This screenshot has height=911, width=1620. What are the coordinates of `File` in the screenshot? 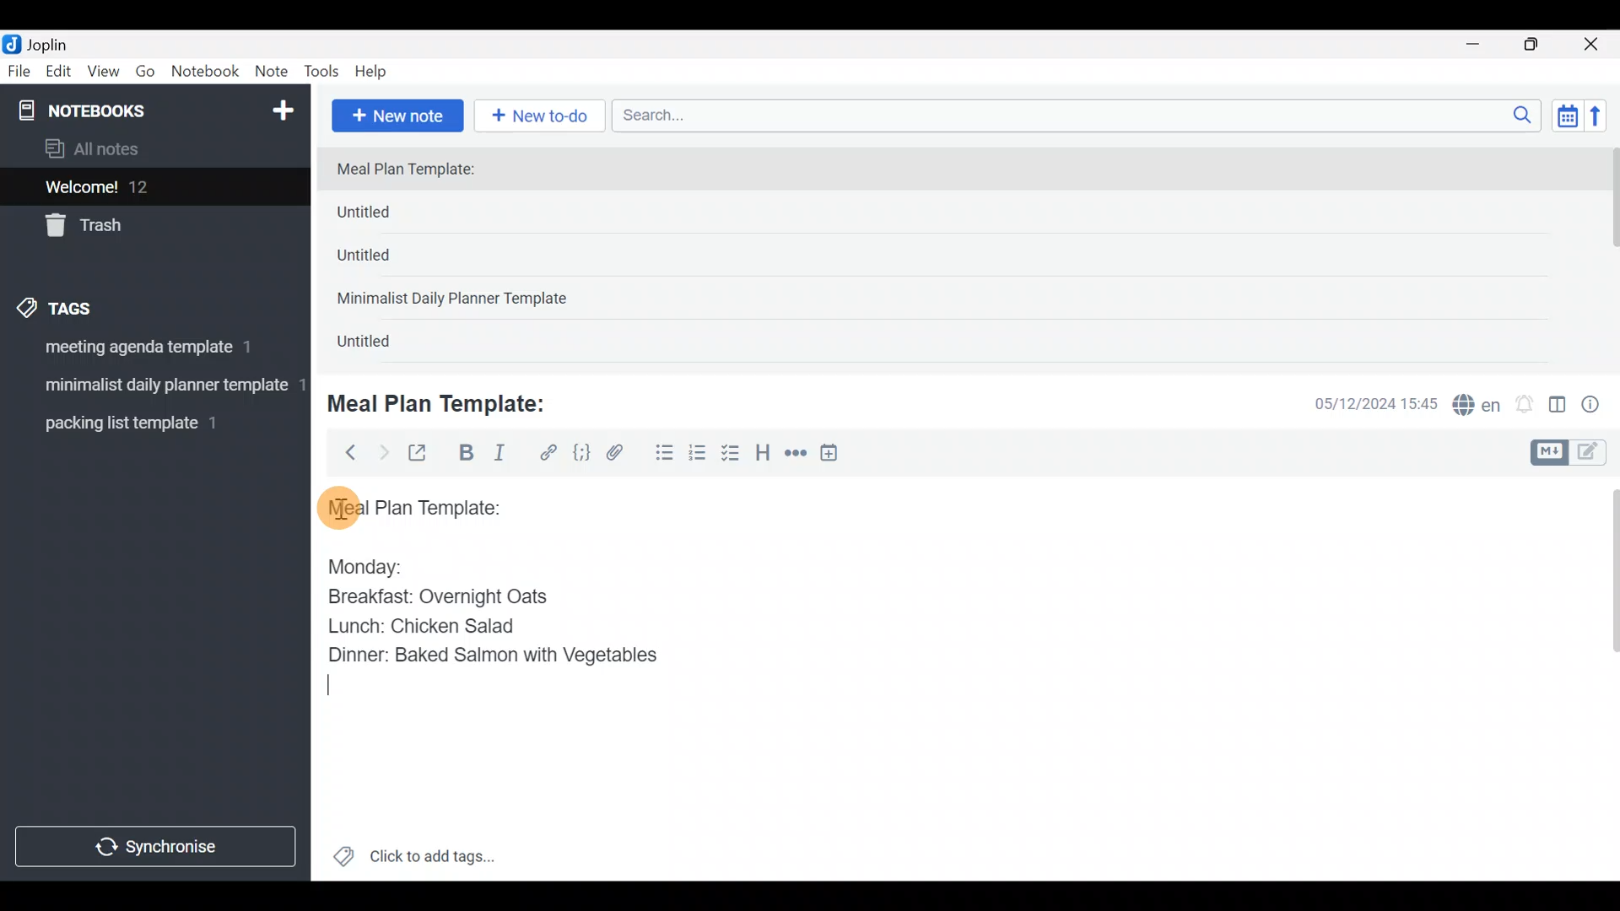 It's located at (20, 72).